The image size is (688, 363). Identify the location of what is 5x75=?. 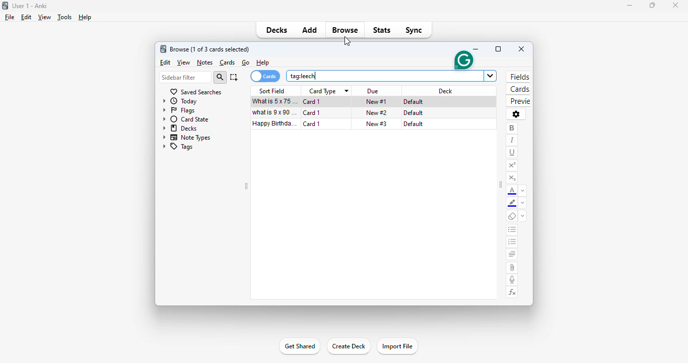
(274, 101).